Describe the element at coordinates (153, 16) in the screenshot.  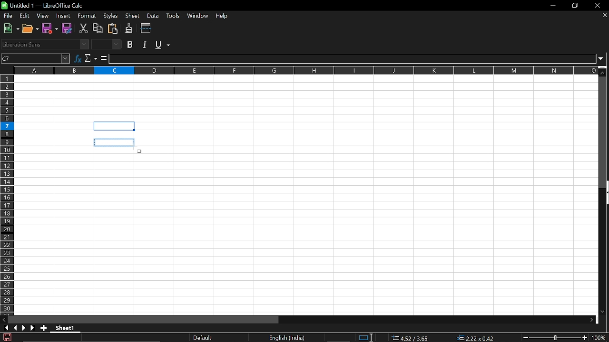
I see `Data` at that location.